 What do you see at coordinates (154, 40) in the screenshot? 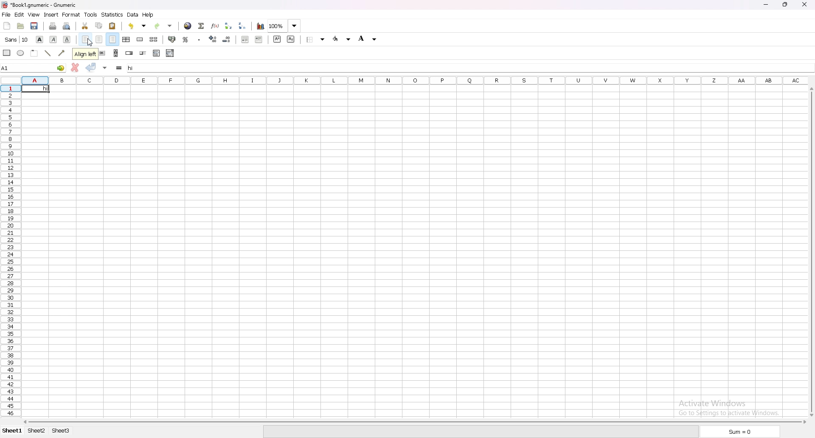
I see `split merged cells` at bounding box center [154, 40].